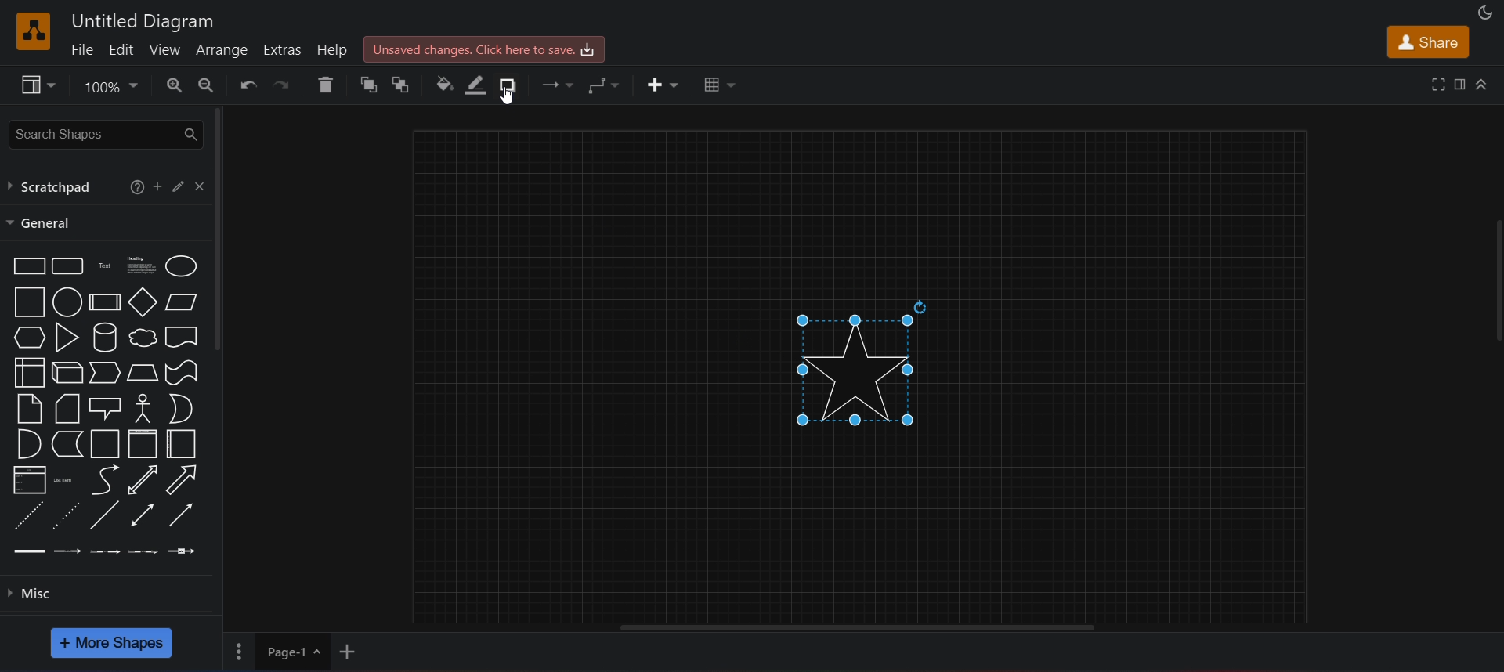 The image size is (1504, 672). What do you see at coordinates (182, 304) in the screenshot?
I see `parallelogram` at bounding box center [182, 304].